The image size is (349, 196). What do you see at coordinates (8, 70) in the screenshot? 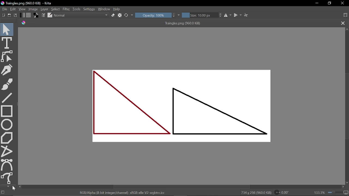
I see `Freehand tool` at bounding box center [8, 70].